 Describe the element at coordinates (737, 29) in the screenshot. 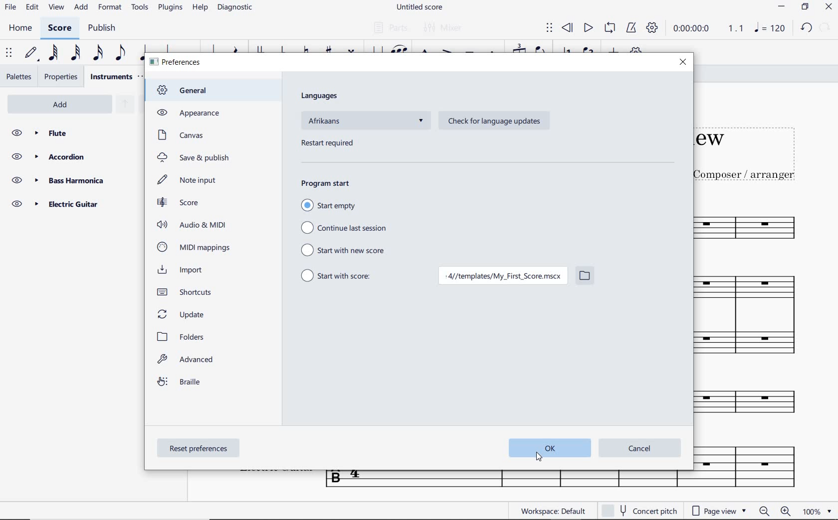

I see `Playback speed` at that location.